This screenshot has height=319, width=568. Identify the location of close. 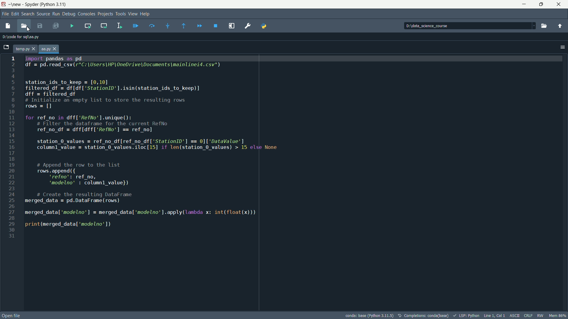
(55, 49).